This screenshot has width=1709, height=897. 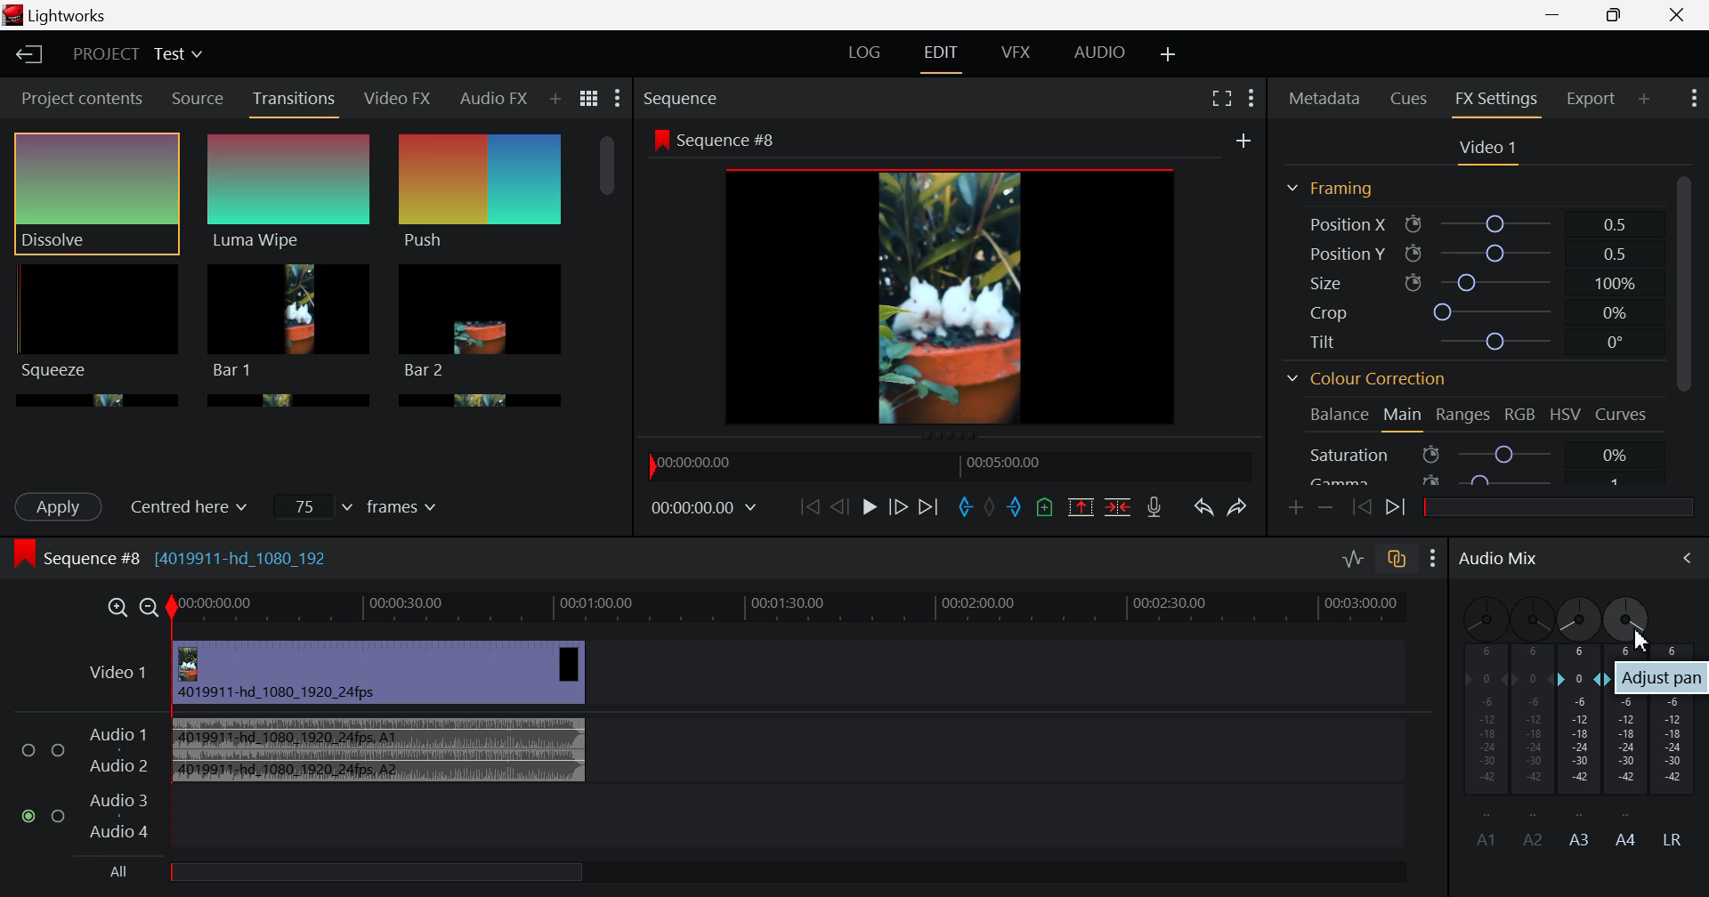 I want to click on LR Decibel Level, so click(x=1679, y=744).